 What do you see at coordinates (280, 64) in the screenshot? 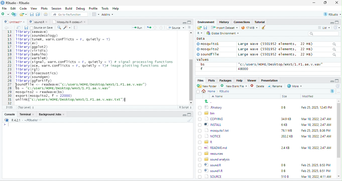
I see `“c:/users/HOME /Desktop/WAVS/1.F1. ae. v.wav"` at bounding box center [280, 64].